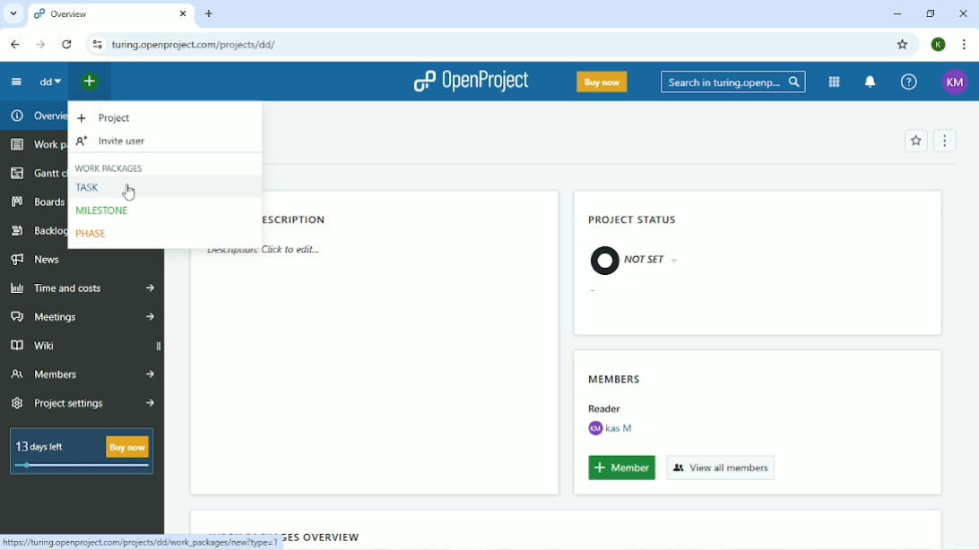 This screenshot has height=550, width=979. I want to click on Minimize, so click(897, 13).